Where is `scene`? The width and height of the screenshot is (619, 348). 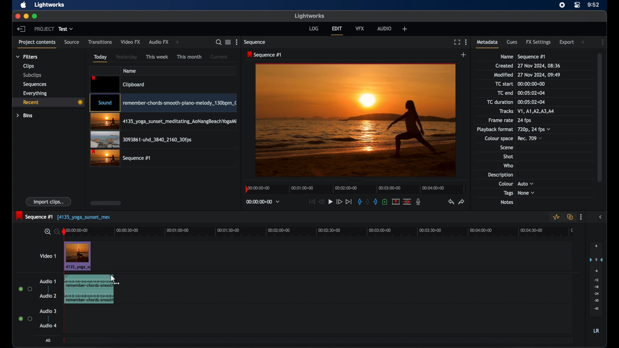
scene is located at coordinates (506, 148).